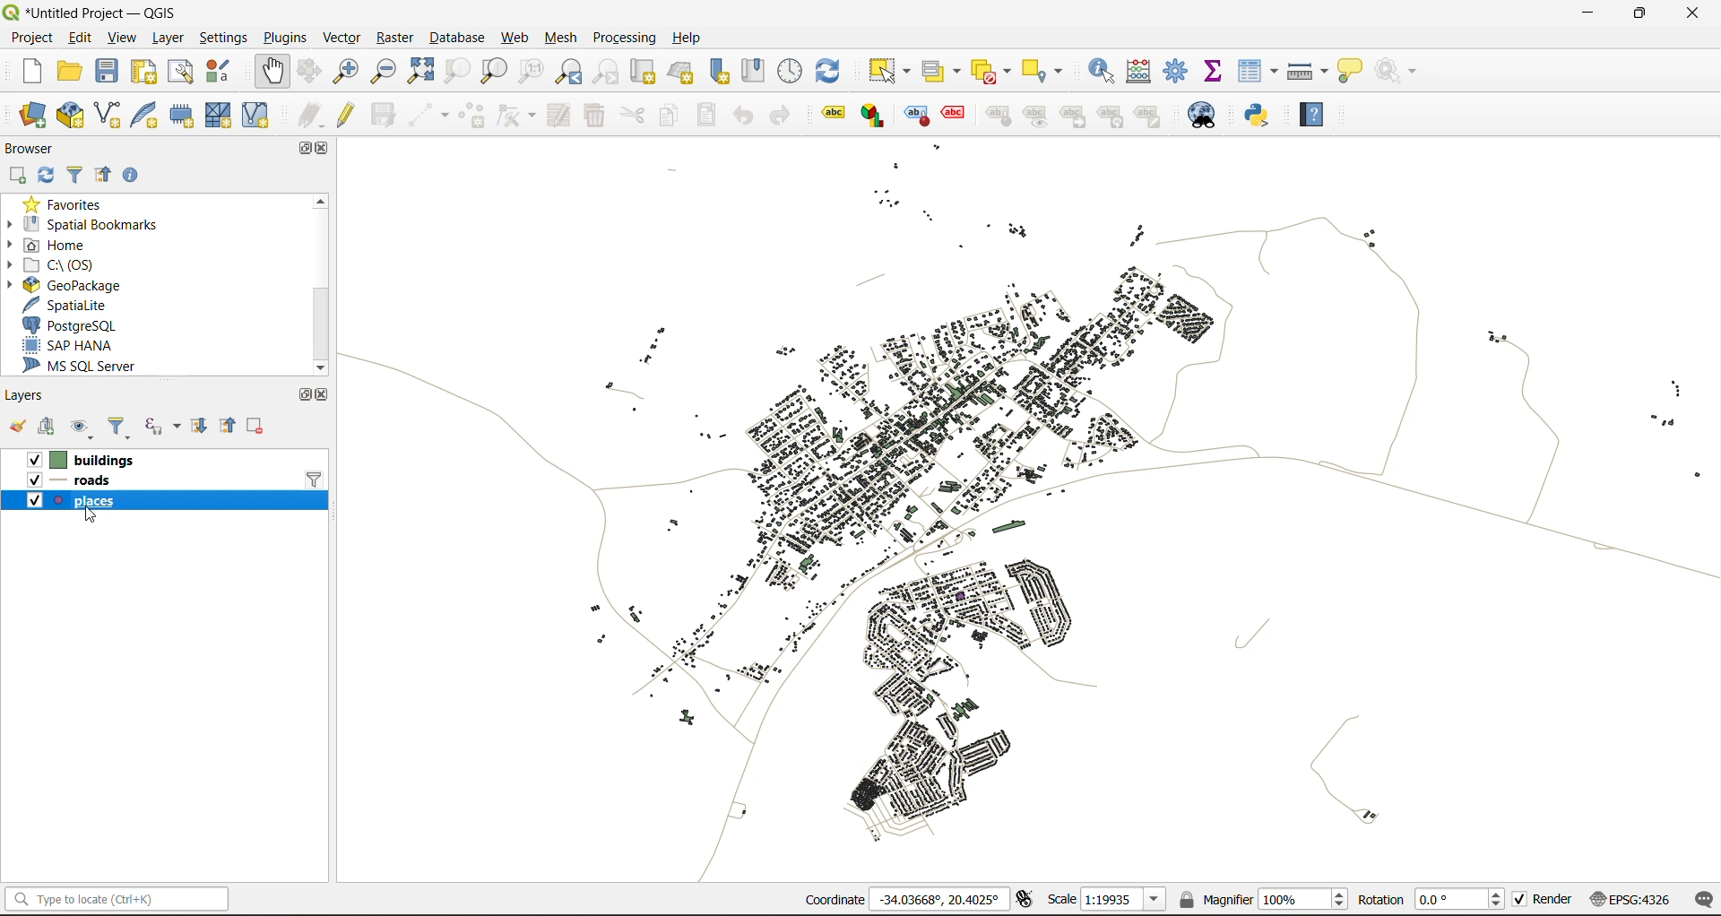 The height and width of the screenshot is (916, 1721). I want to click on database, so click(462, 37).